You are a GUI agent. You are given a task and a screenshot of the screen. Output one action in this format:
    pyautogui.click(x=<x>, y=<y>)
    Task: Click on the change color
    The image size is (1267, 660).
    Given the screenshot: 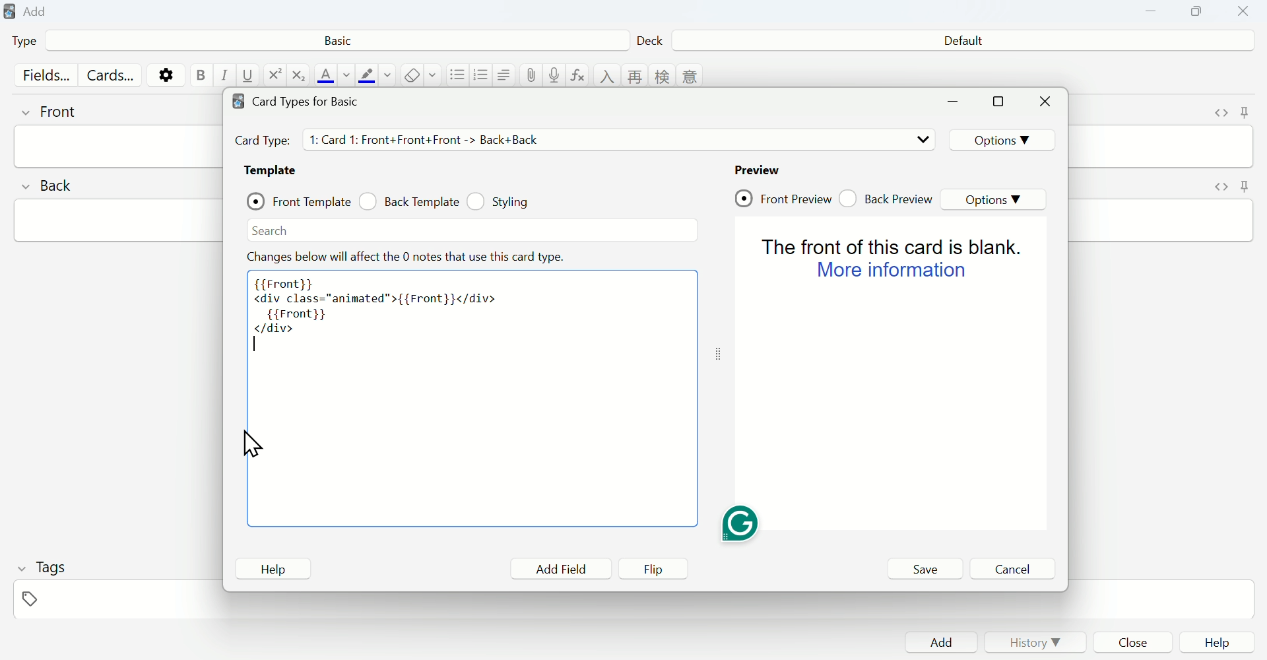 What is the action you would take?
    pyautogui.click(x=387, y=75)
    